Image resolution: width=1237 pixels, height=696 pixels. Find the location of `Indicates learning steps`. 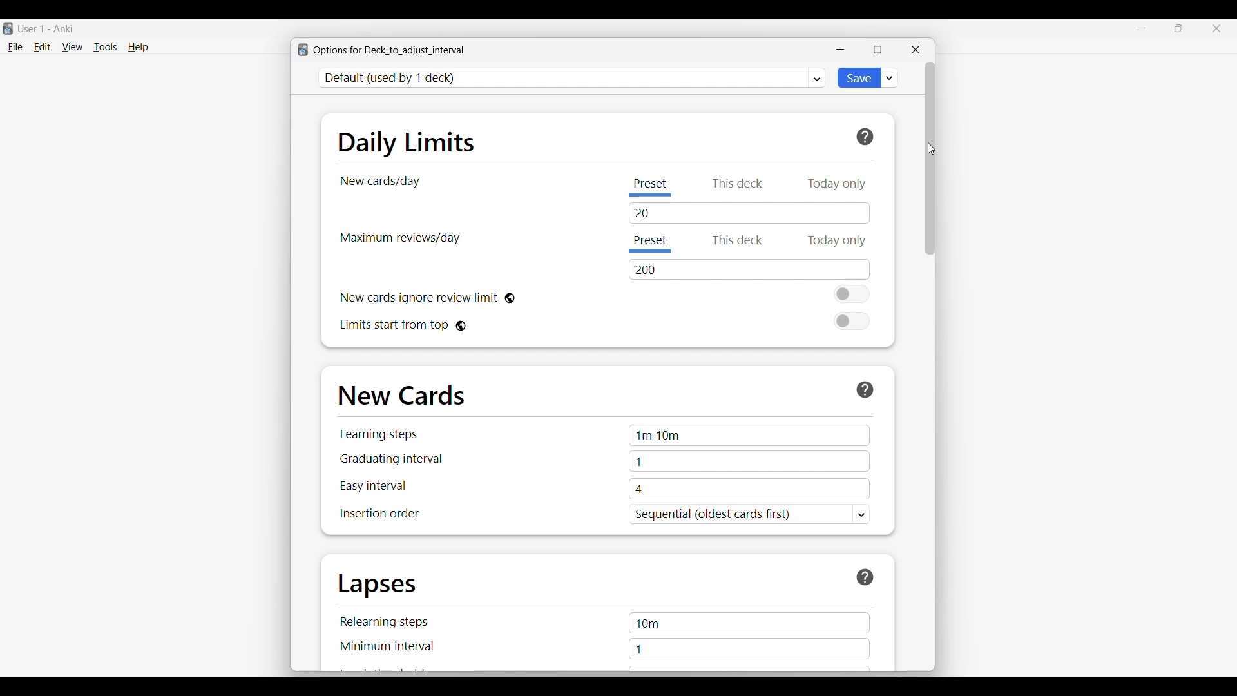

Indicates learning steps is located at coordinates (379, 434).